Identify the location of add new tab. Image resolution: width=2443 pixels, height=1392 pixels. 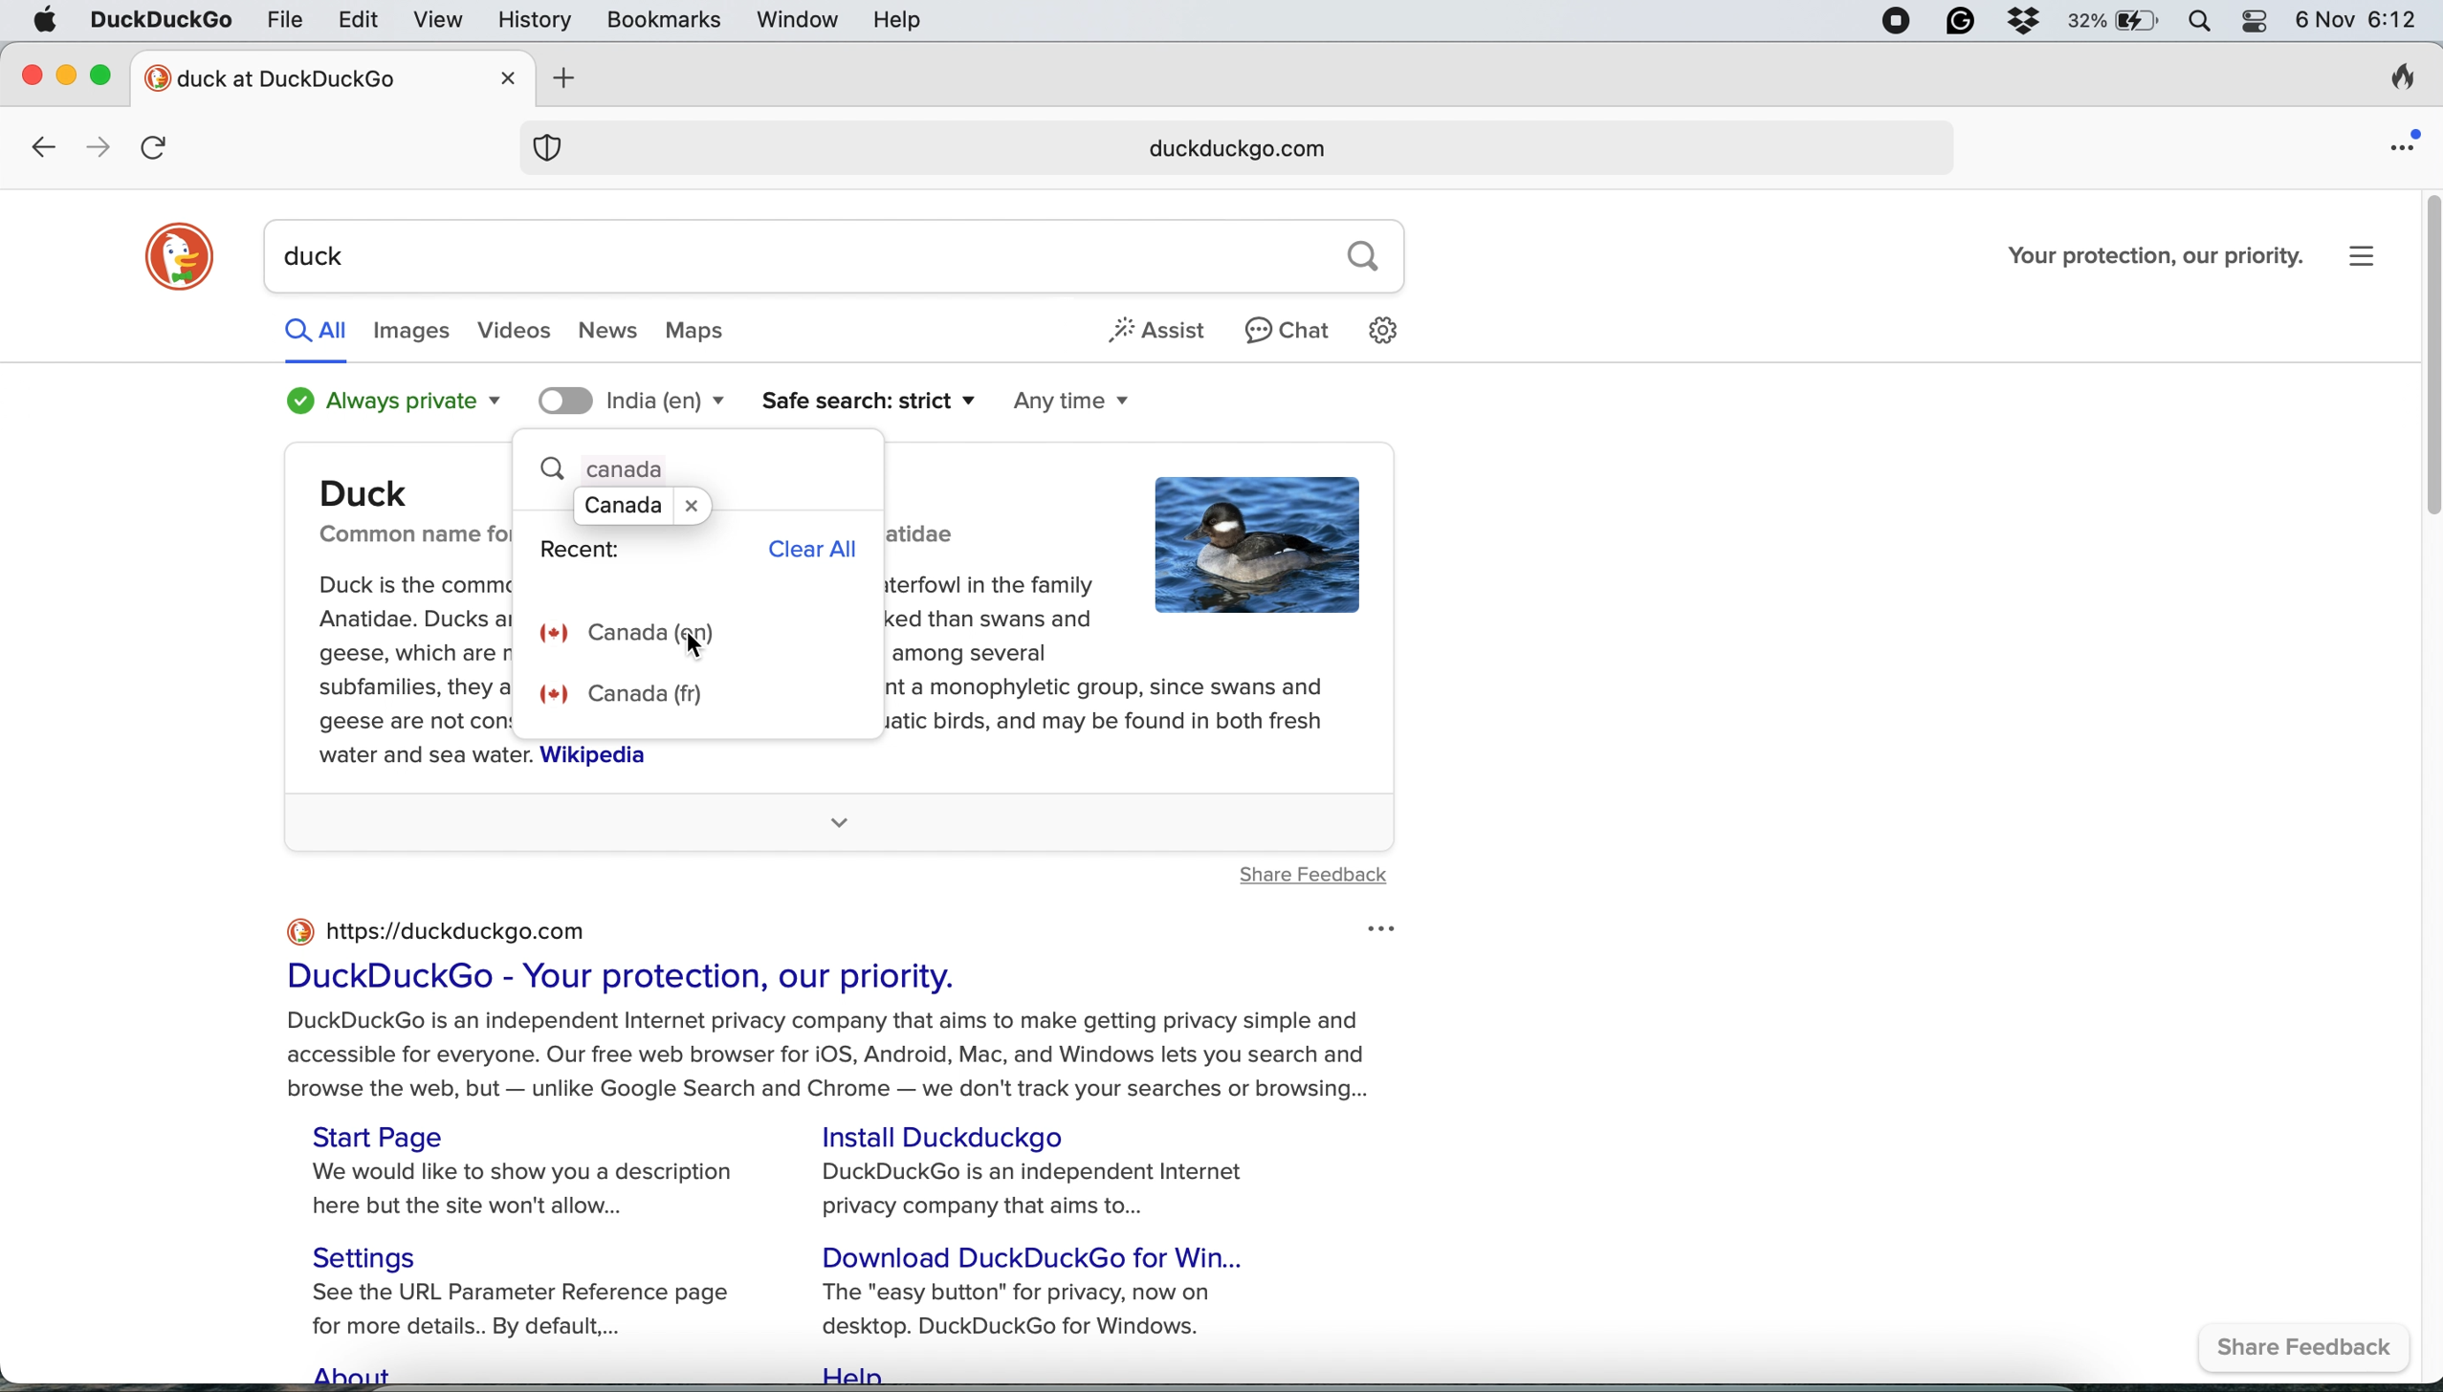
(558, 78).